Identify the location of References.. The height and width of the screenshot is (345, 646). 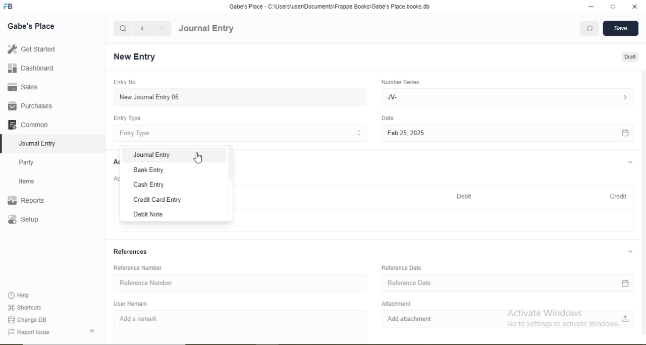
(131, 252).